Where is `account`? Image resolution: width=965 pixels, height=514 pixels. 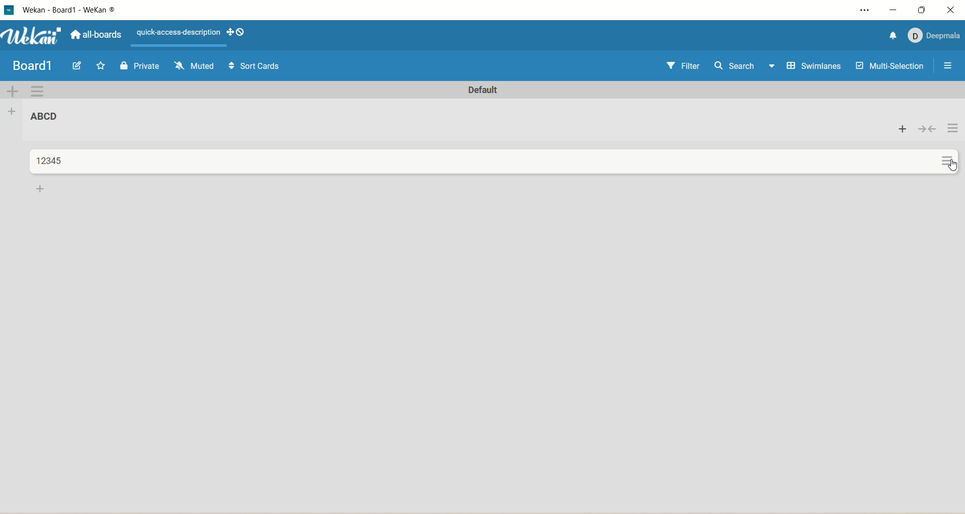
account is located at coordinates (935, 37).